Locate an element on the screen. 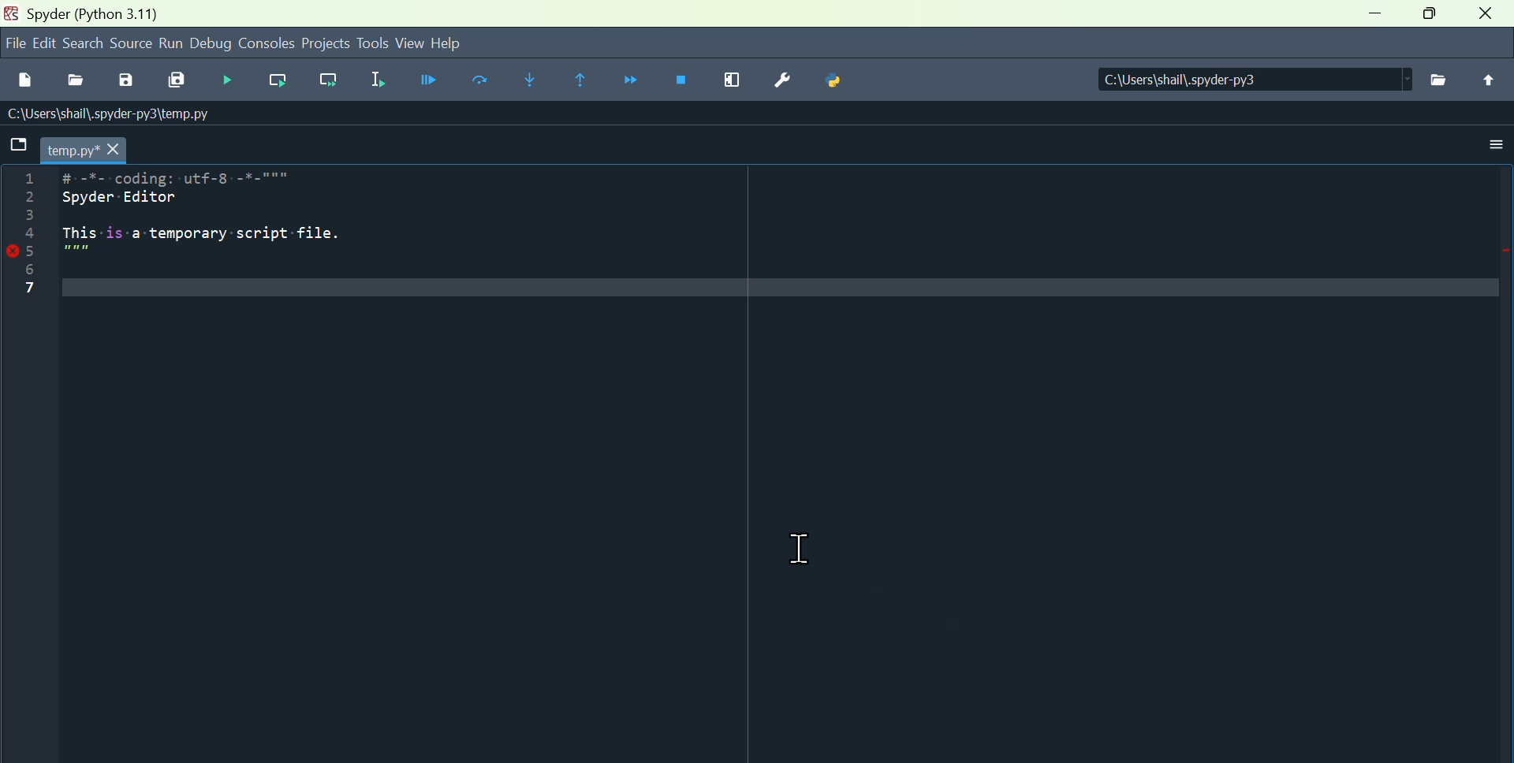 The image size is (1514, 763). open file is located at coordinates (75, 82).